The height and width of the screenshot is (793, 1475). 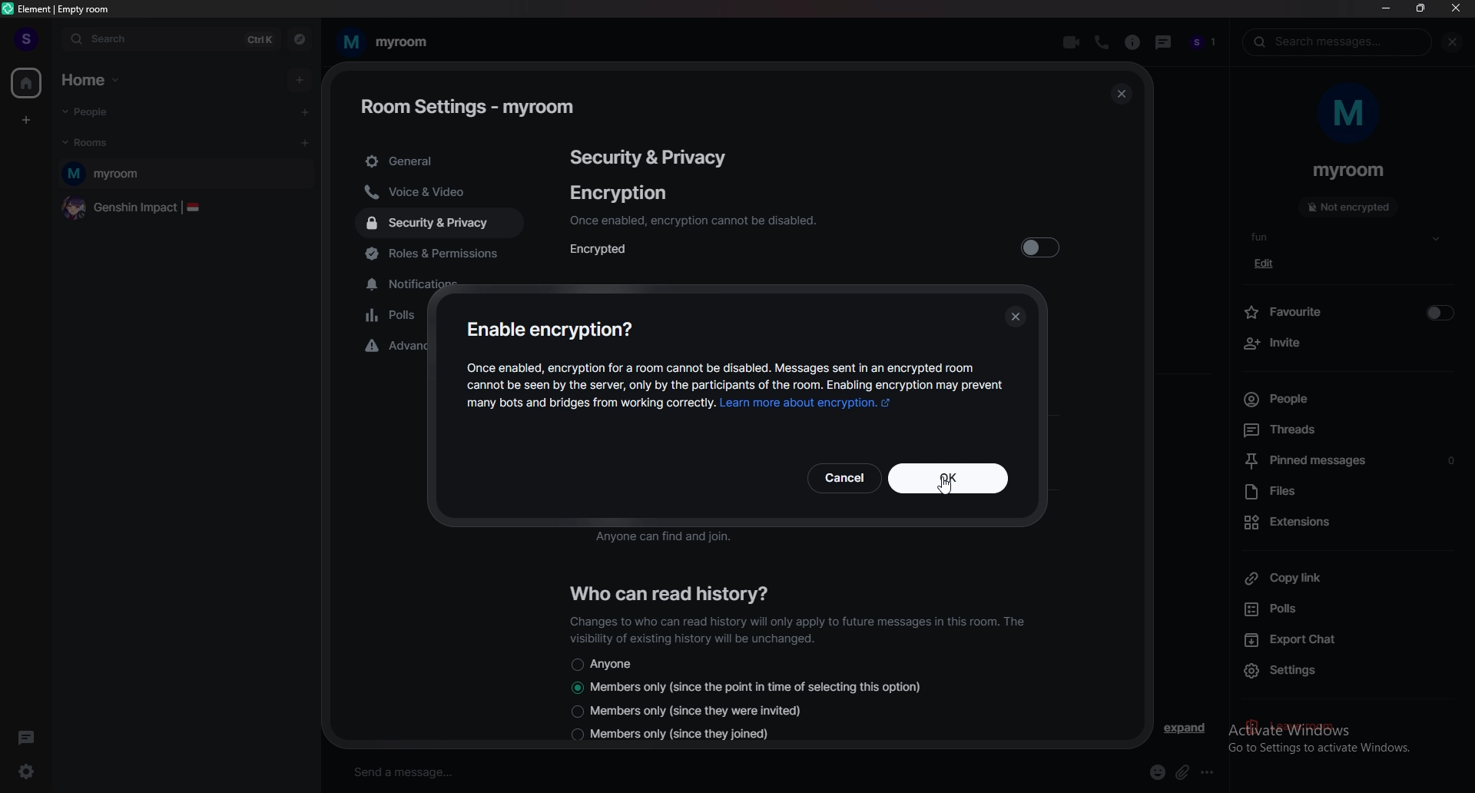 What do you see at coordinates (1341, 41) in the screenshot?
I see `search messages` at bounding box center [1341, 41].